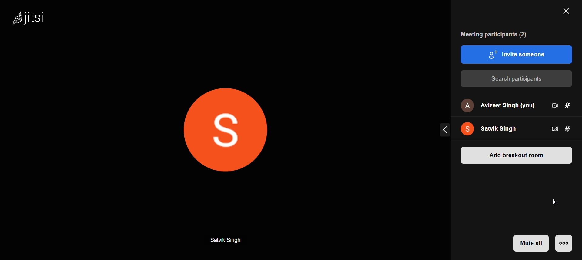 The image size is (582, 260). I want to click on video status, so click(554, 105).